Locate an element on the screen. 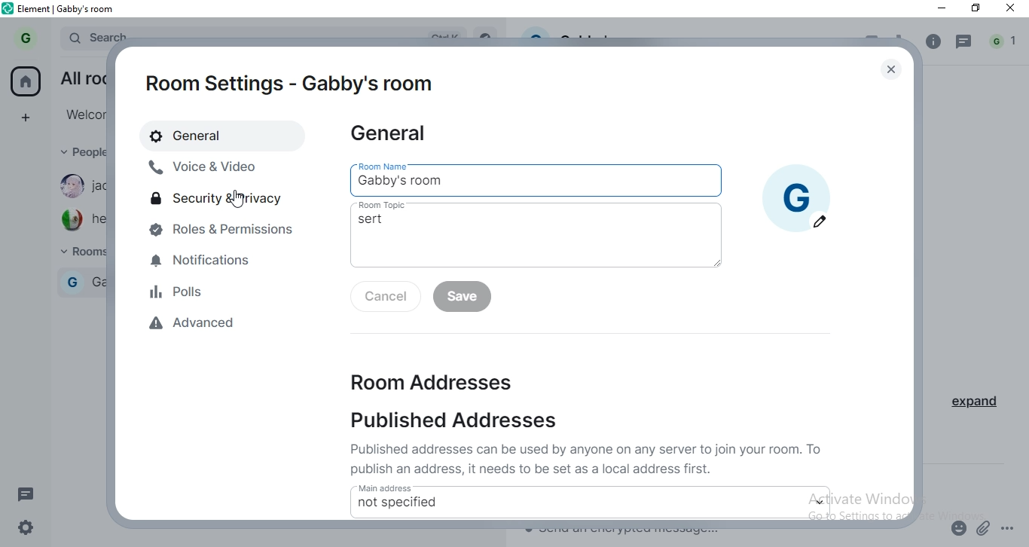 Image resolution: width=1029 pixels, height=547 pixels. gabby's room is located at coordinates (99, 282).